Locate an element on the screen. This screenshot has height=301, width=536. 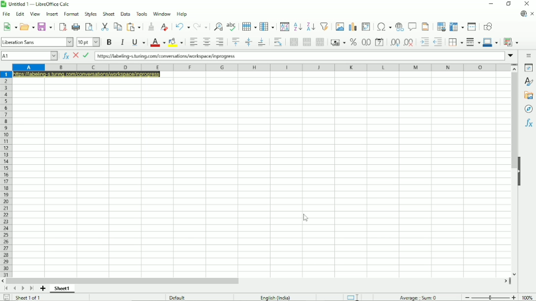
Print is located at coordinates (76, 26).